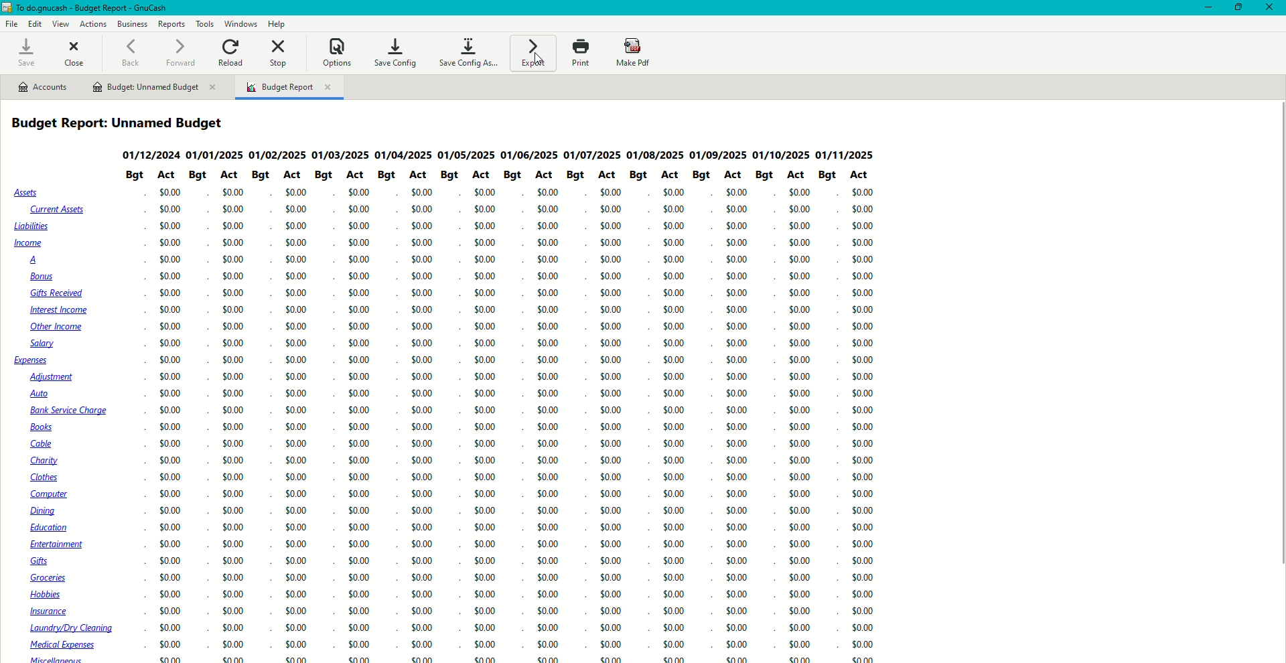 This screenshot has width=1286, height=663. Describe the element at coordinates (234, 579) in the screenshot. I see `$0.00` at that location.